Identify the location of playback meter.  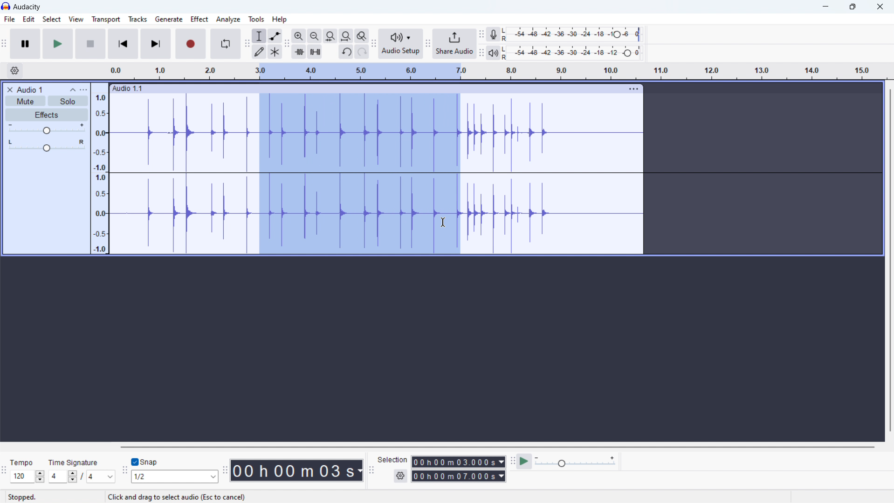
(495, 53).